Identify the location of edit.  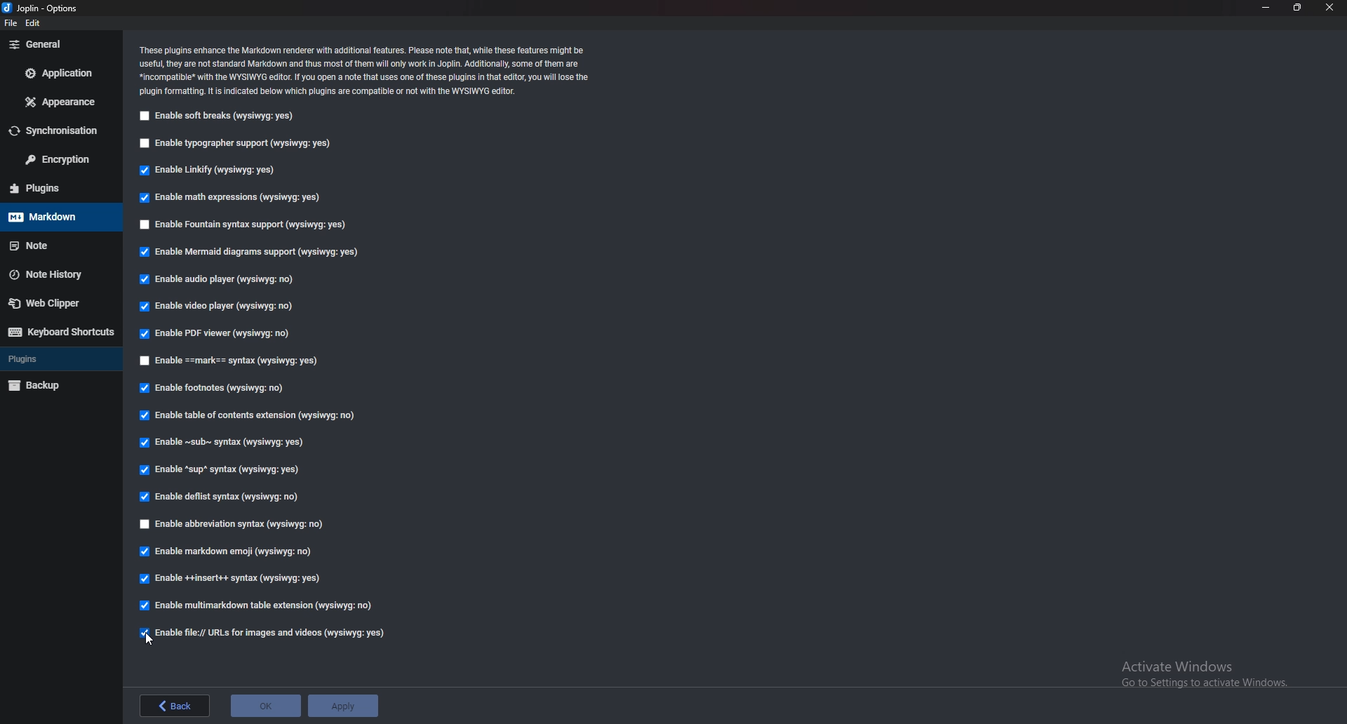
(34, 22).